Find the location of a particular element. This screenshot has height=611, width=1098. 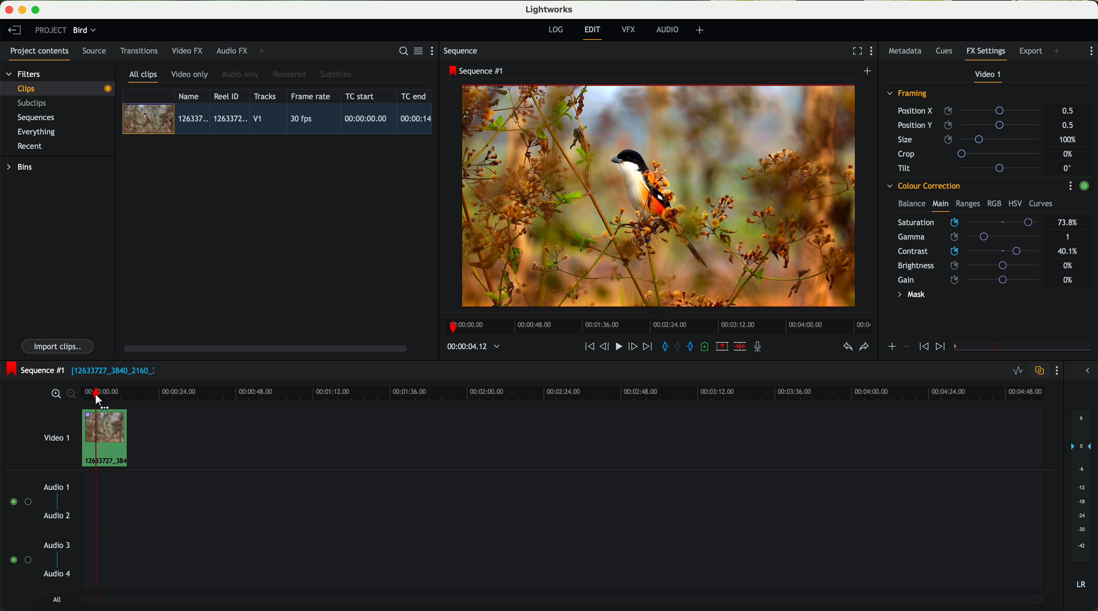

cues is located at coordinates (947, 52).